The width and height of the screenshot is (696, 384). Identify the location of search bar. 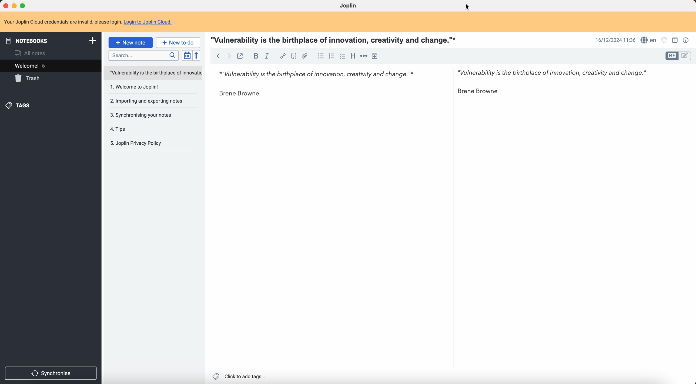
(143, 55).